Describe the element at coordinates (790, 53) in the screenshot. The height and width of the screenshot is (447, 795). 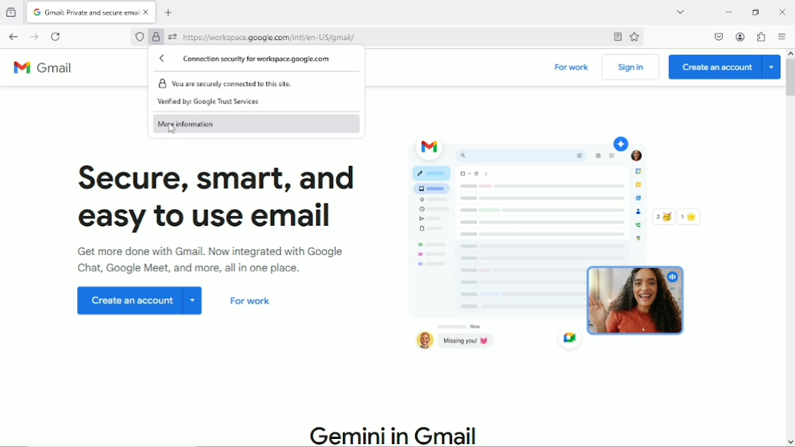
I see `move up` at that location.